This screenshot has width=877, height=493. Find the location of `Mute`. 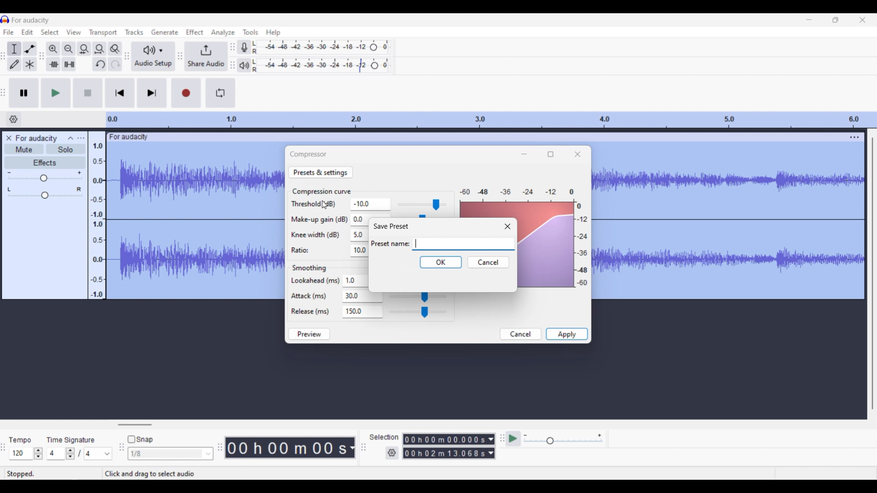

Mute is located at coordinates (24, 149).